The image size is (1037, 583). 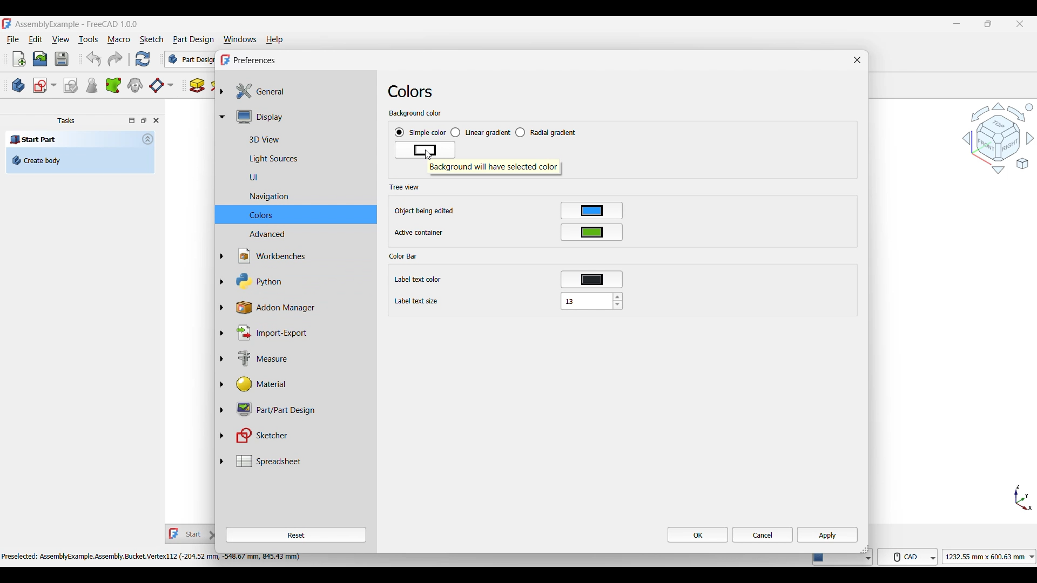 I want to click on Expand/Collapse, so click(x=222, y=276).